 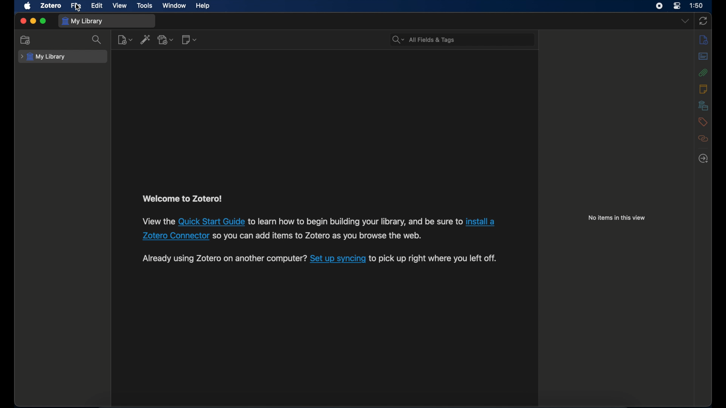 I want to click on new note, so click(x=189, y=40).